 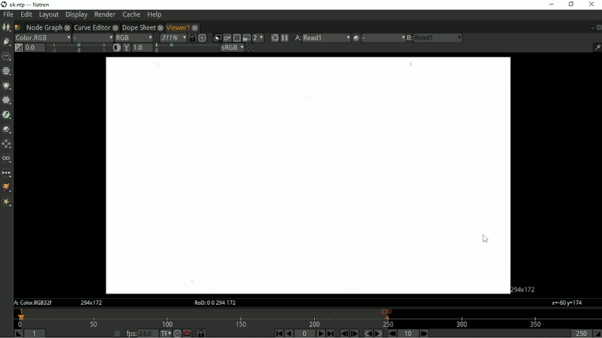 I want to click on Aspect, so click(x=525, y=289).